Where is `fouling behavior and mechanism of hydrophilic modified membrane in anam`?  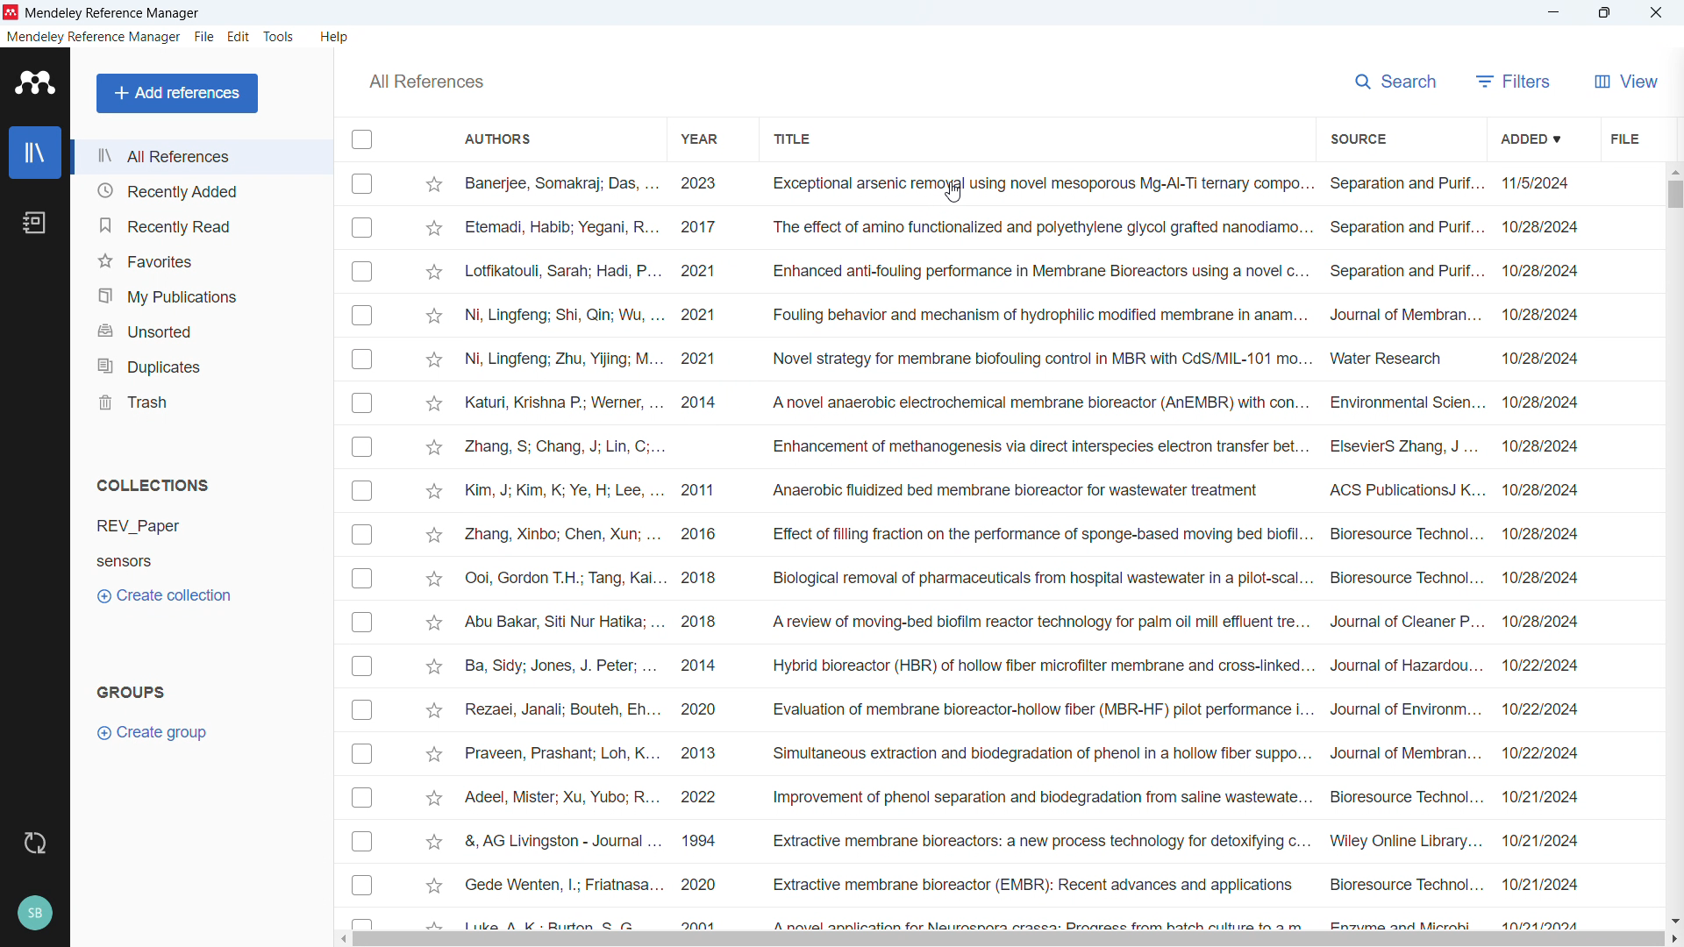
fouling behavior and mechanism of hydrophilic modified membrane in anam is located at coordinates (1033, 314).